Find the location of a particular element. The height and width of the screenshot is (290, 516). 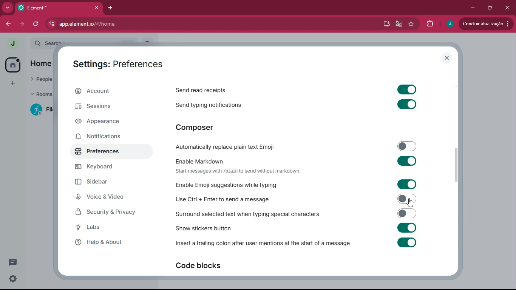

comments is located at coordinates (14, 261).